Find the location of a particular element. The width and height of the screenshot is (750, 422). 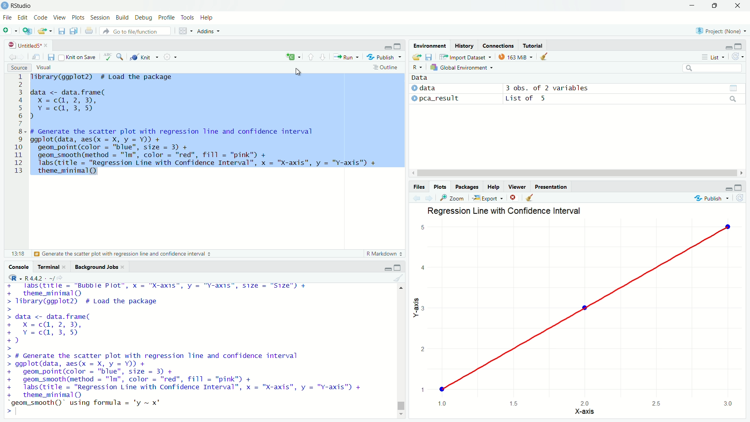

Publish is located at coordinates (385, 56).